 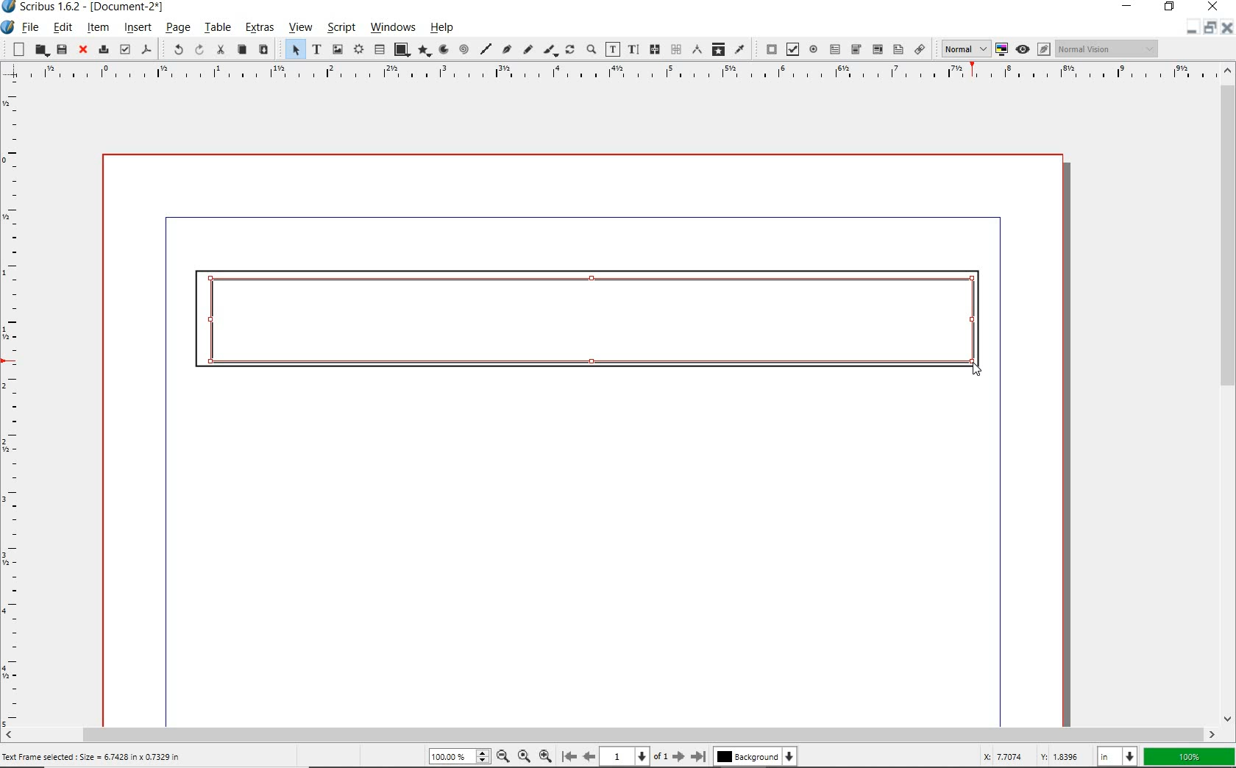 What do you see at coordinates (99, 28) in the screenshot?
I see `item` at bounding box center [99, 28].